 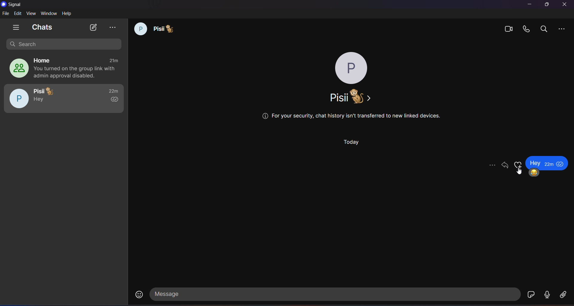 I want to click on pisii chat, so click(x=64, y=99).